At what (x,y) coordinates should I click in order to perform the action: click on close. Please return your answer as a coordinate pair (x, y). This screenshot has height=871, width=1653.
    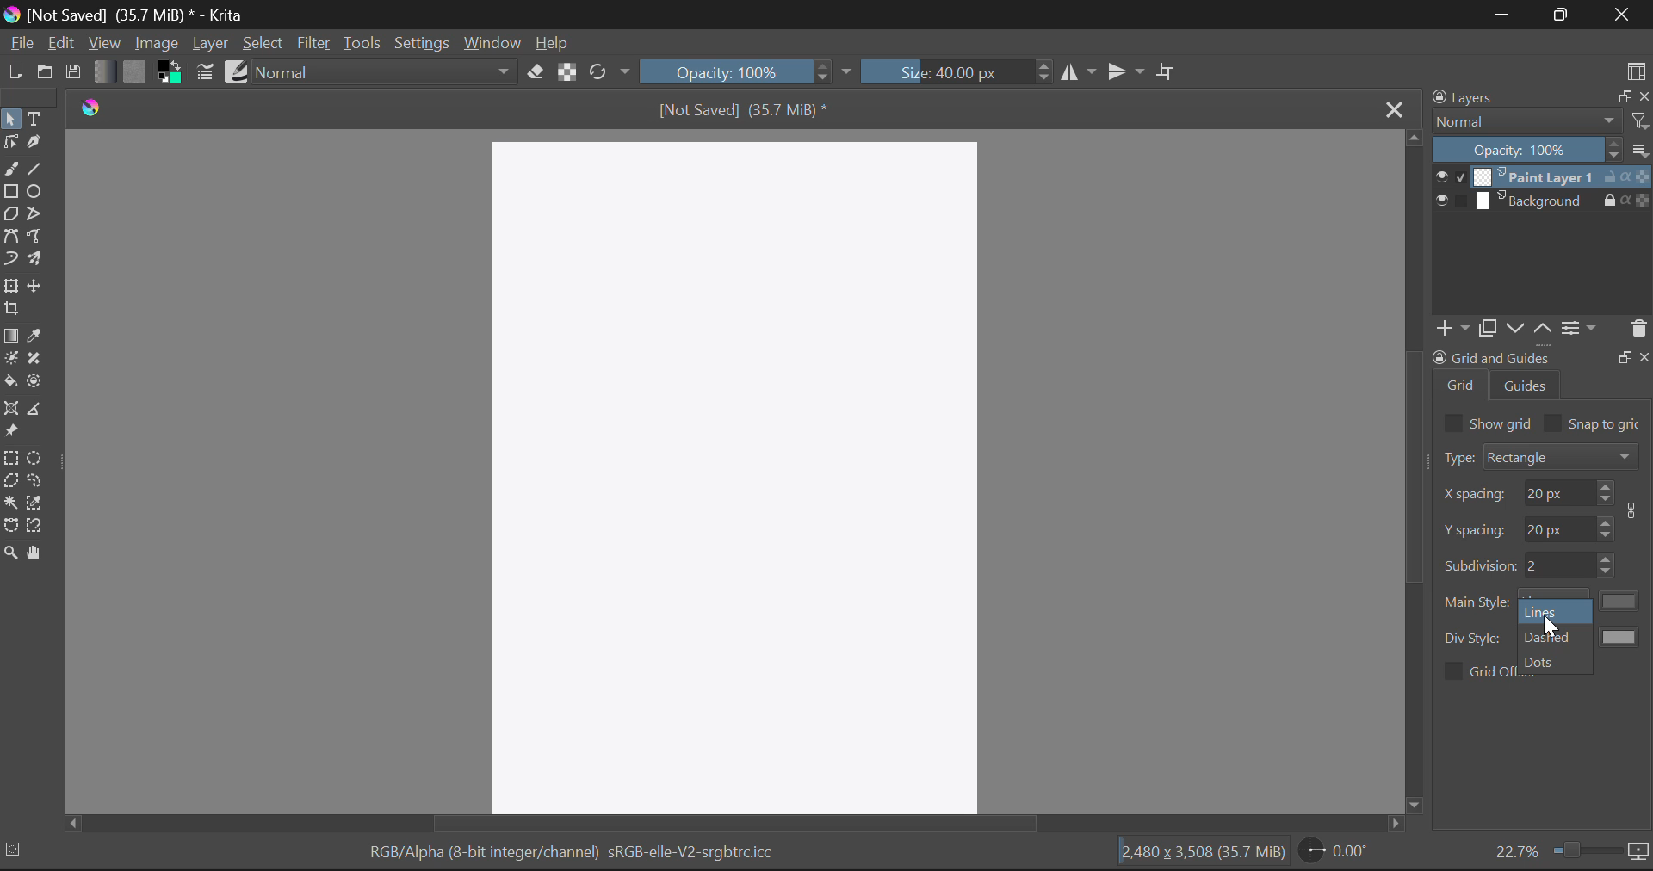
    Looking at the image, I should click on (1643, 96).